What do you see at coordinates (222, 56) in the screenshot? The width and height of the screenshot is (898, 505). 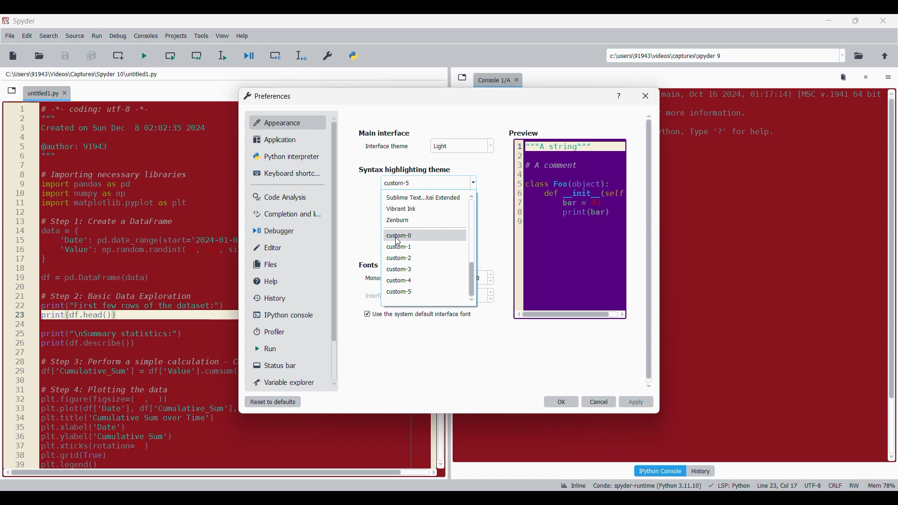 I see `Run selection/current line` at bounding box center [222, 56].